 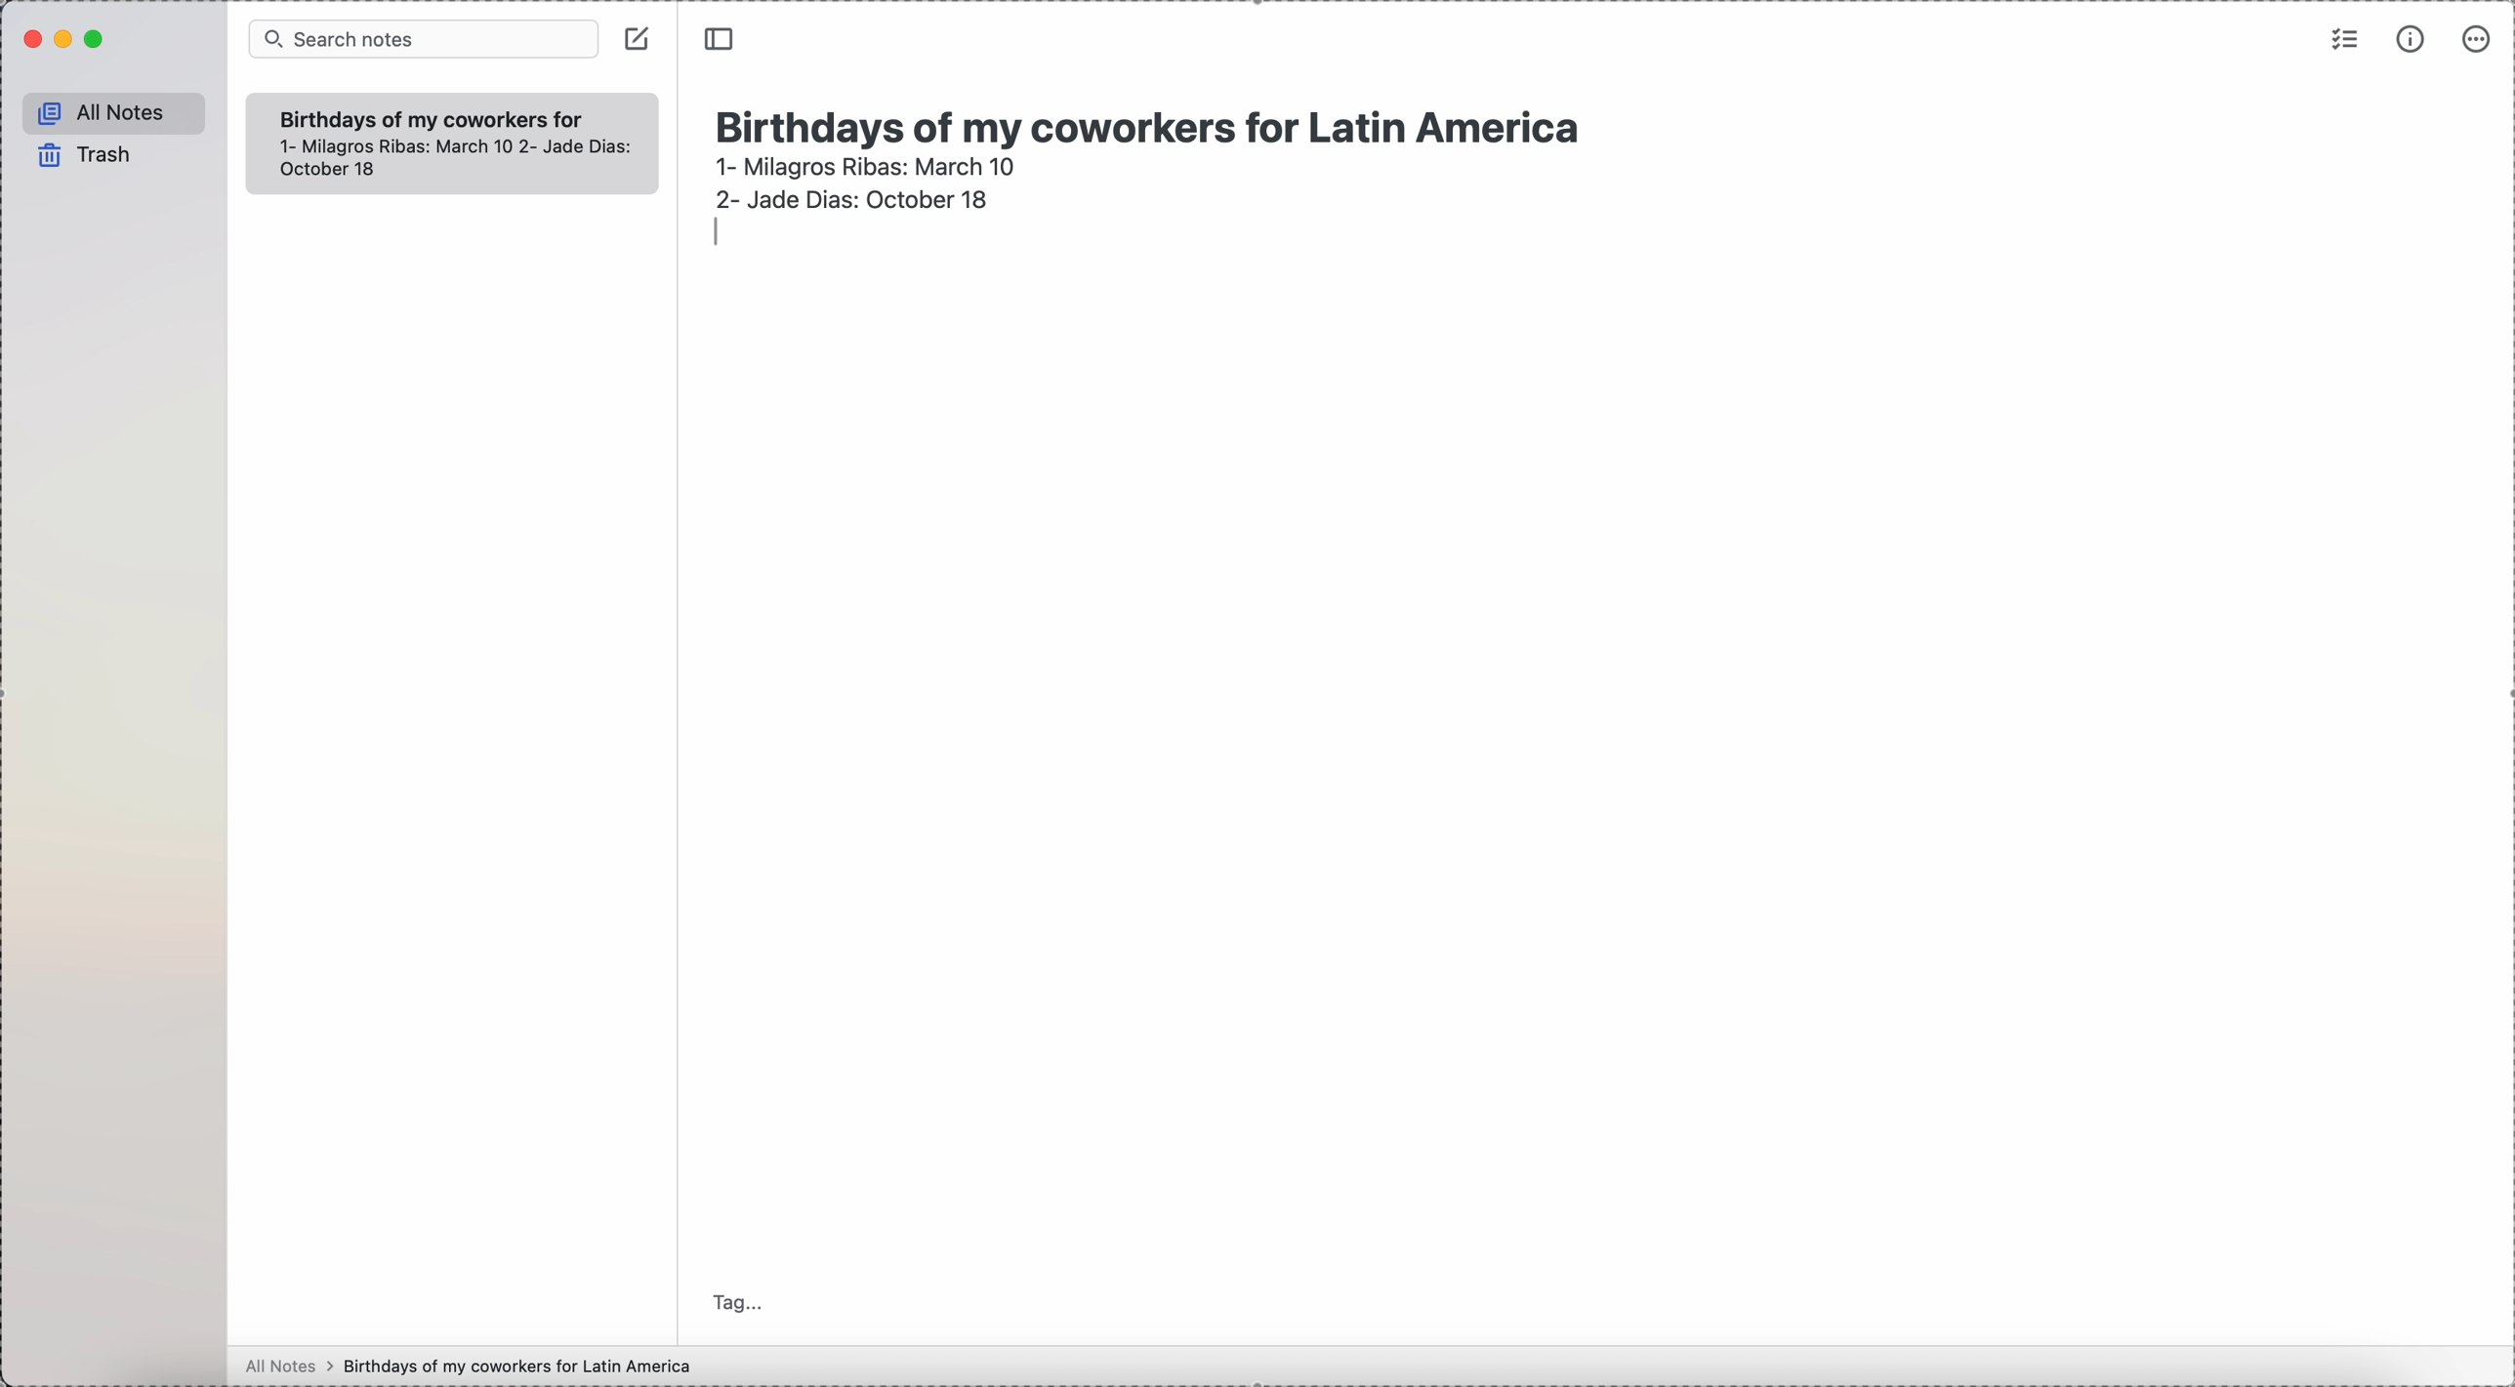 What do you see at coordinates (430, 117) in the screenshot?
I see `Birthdays of my coworkers for Latin America` at bounding box center [430, 117].